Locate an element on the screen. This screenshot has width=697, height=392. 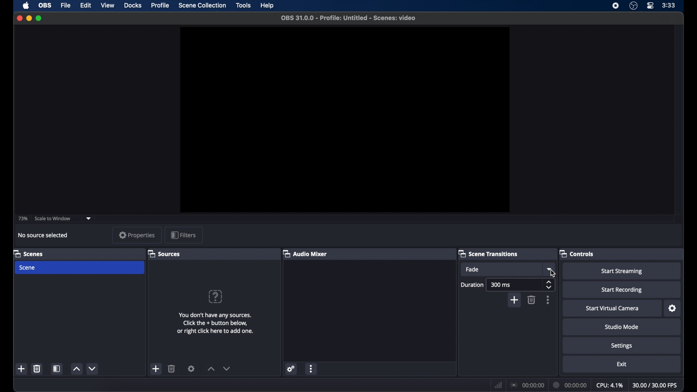
view is located at coordinates (107, 5).